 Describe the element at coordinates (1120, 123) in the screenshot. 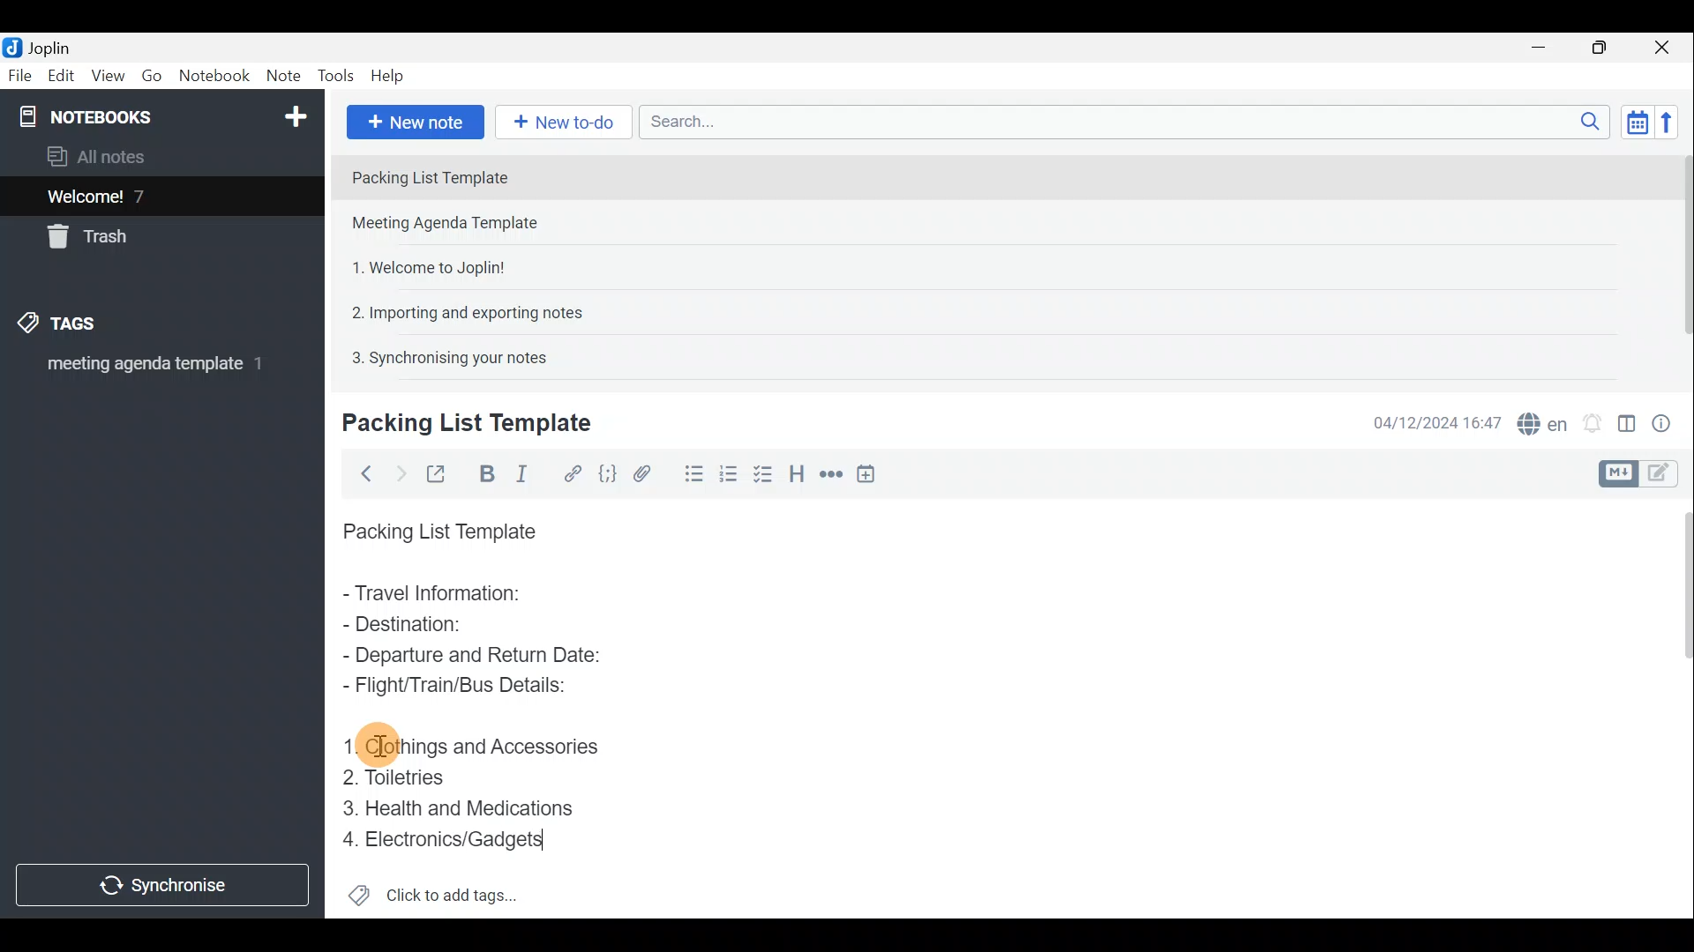

I see `Search bar` at that location.